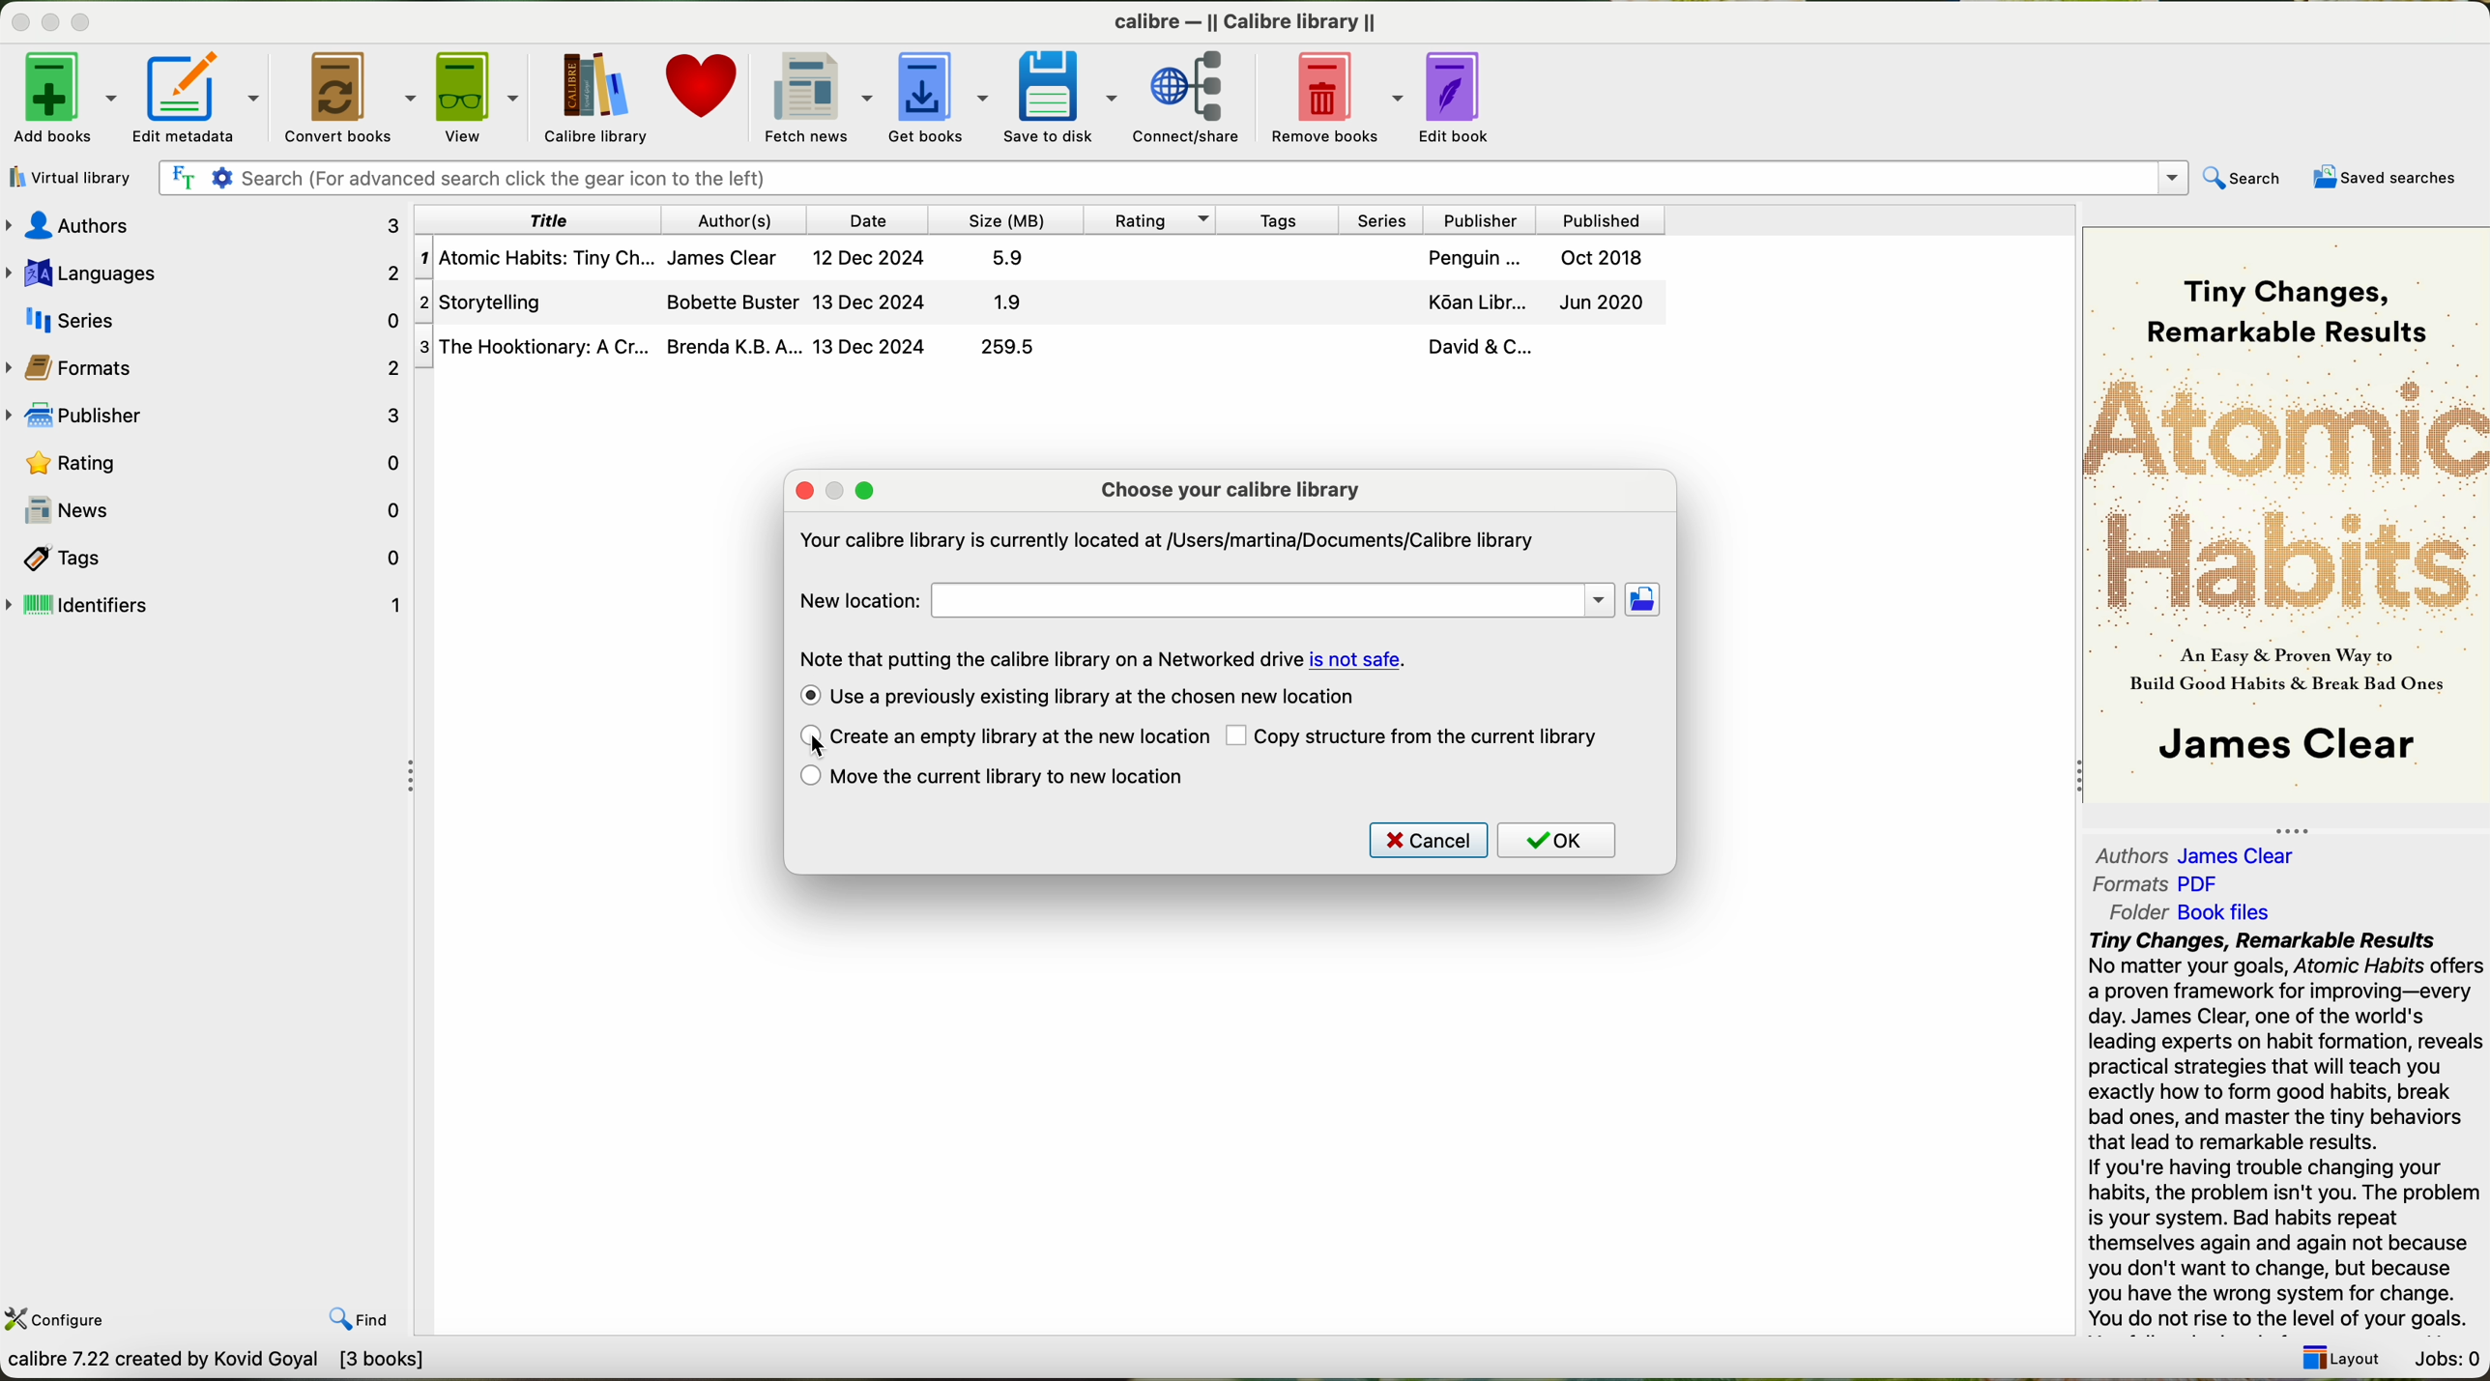  What do you see at coordinates (1276, 600) in the screenshot?
I see `New location path` at bounding box center [1276, 600].